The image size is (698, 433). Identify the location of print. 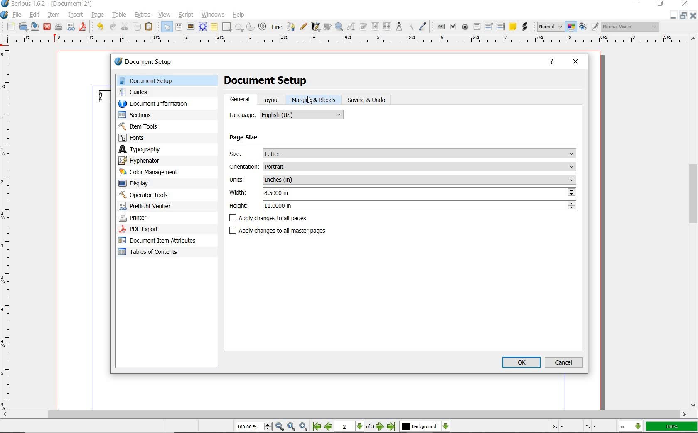
(58, 27).